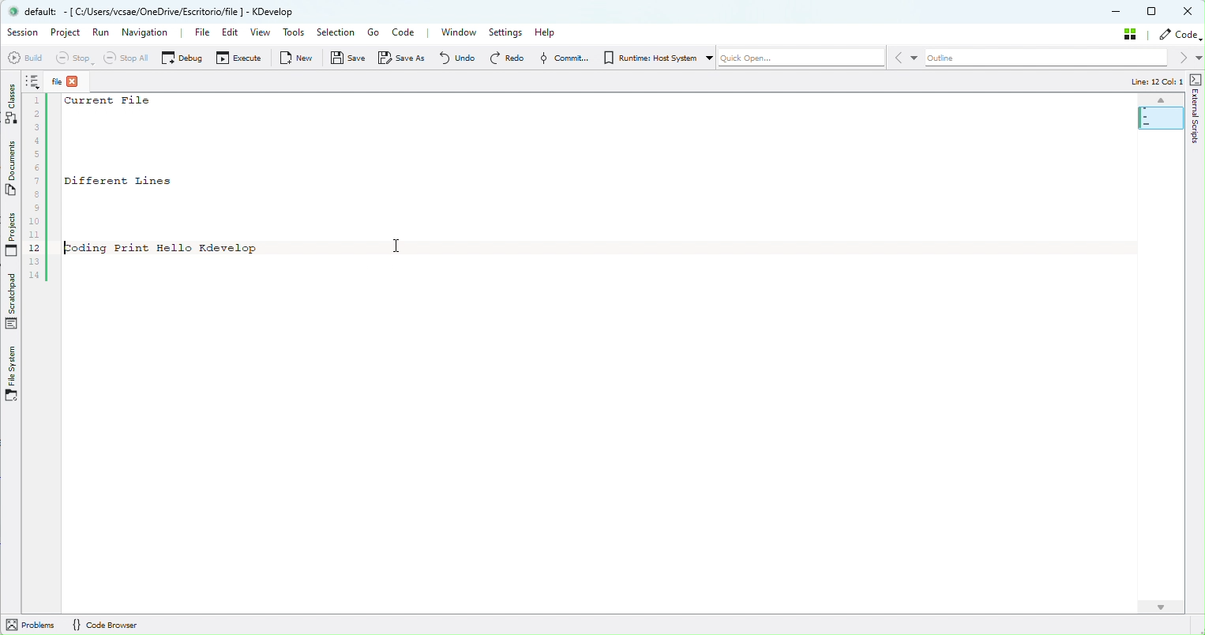 The height and width of the screenshot is (635, 1205). What do you see at coordinates (182, 58) in the screenshot?
I see `Debug` at bounding box center [182, 58].